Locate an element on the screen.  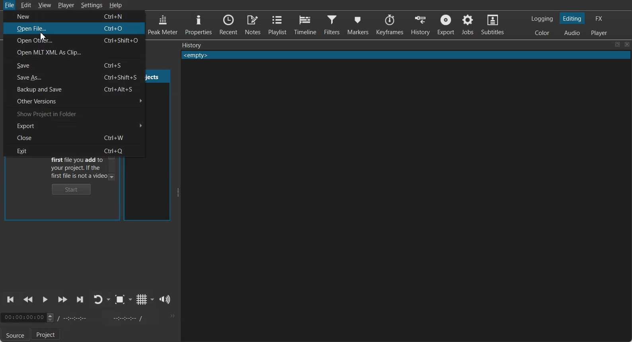
Playlist is located at coordinates (277, 24).